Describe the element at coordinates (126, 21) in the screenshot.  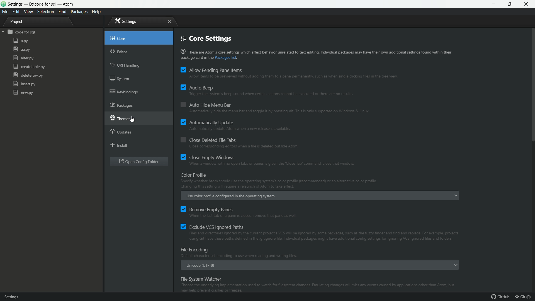
I see `settings` at that location.